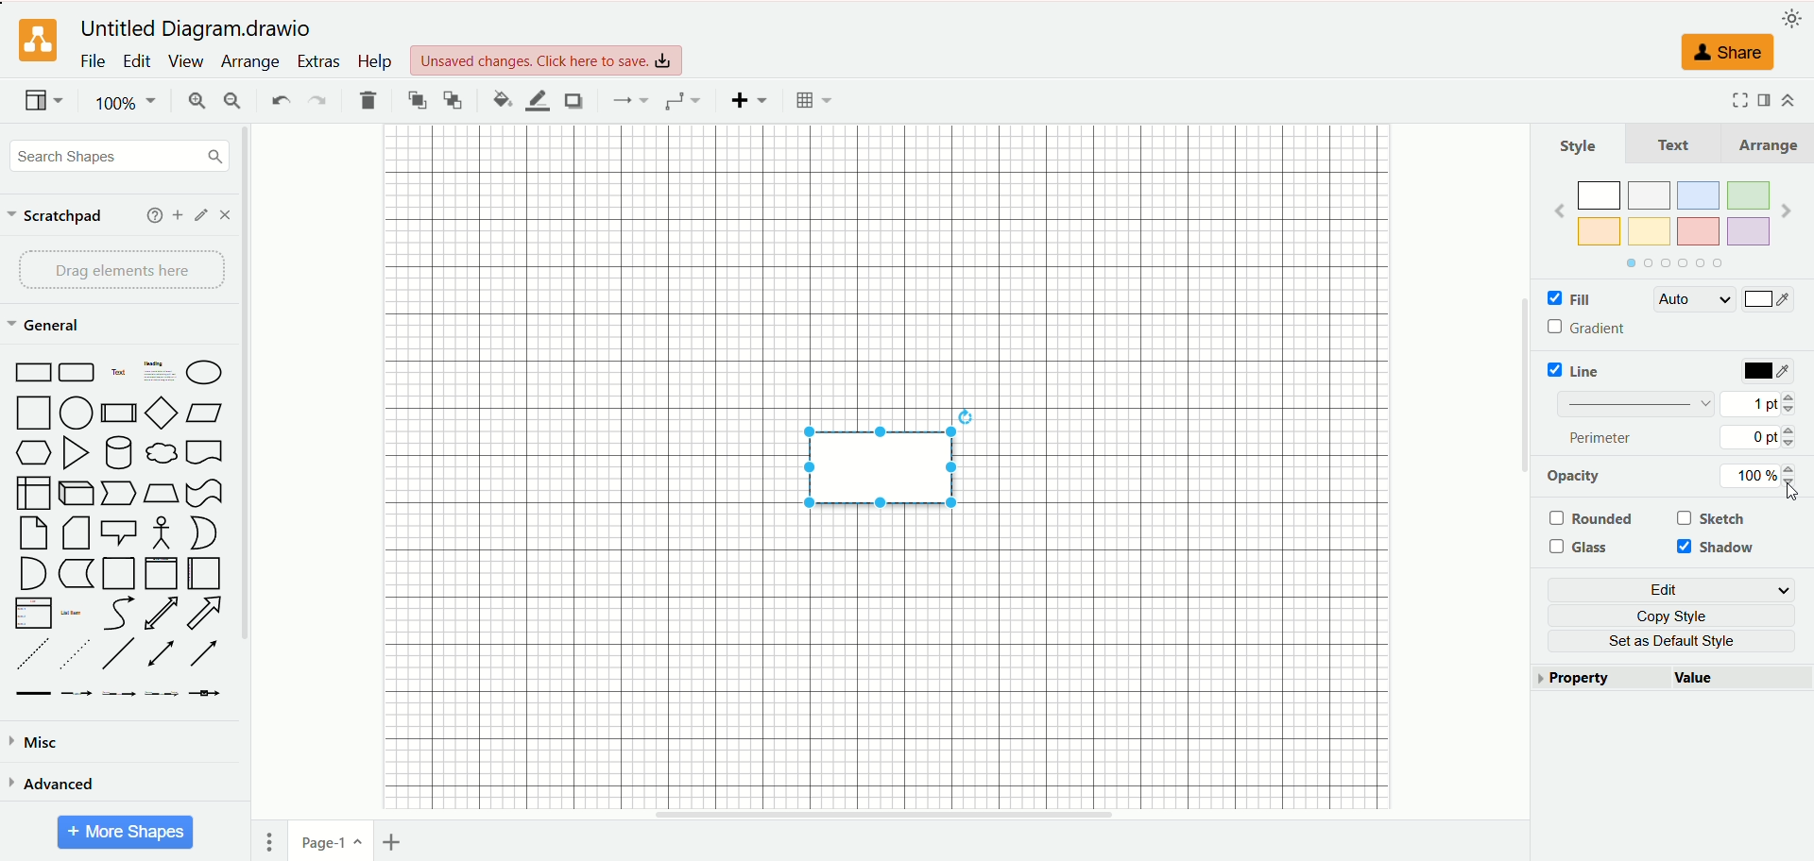 This screenshot has height=861, width=1814. Describe the element at coordinates (118, 531) in the screenshot. I see `shapes` at that location.